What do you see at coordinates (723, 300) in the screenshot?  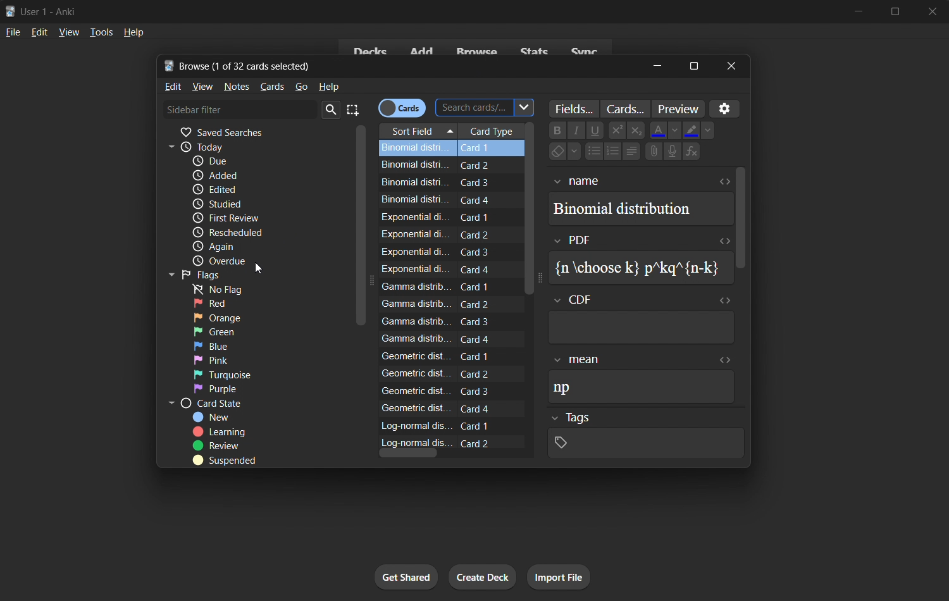 I see `expand` at bounding box center [723, 300].